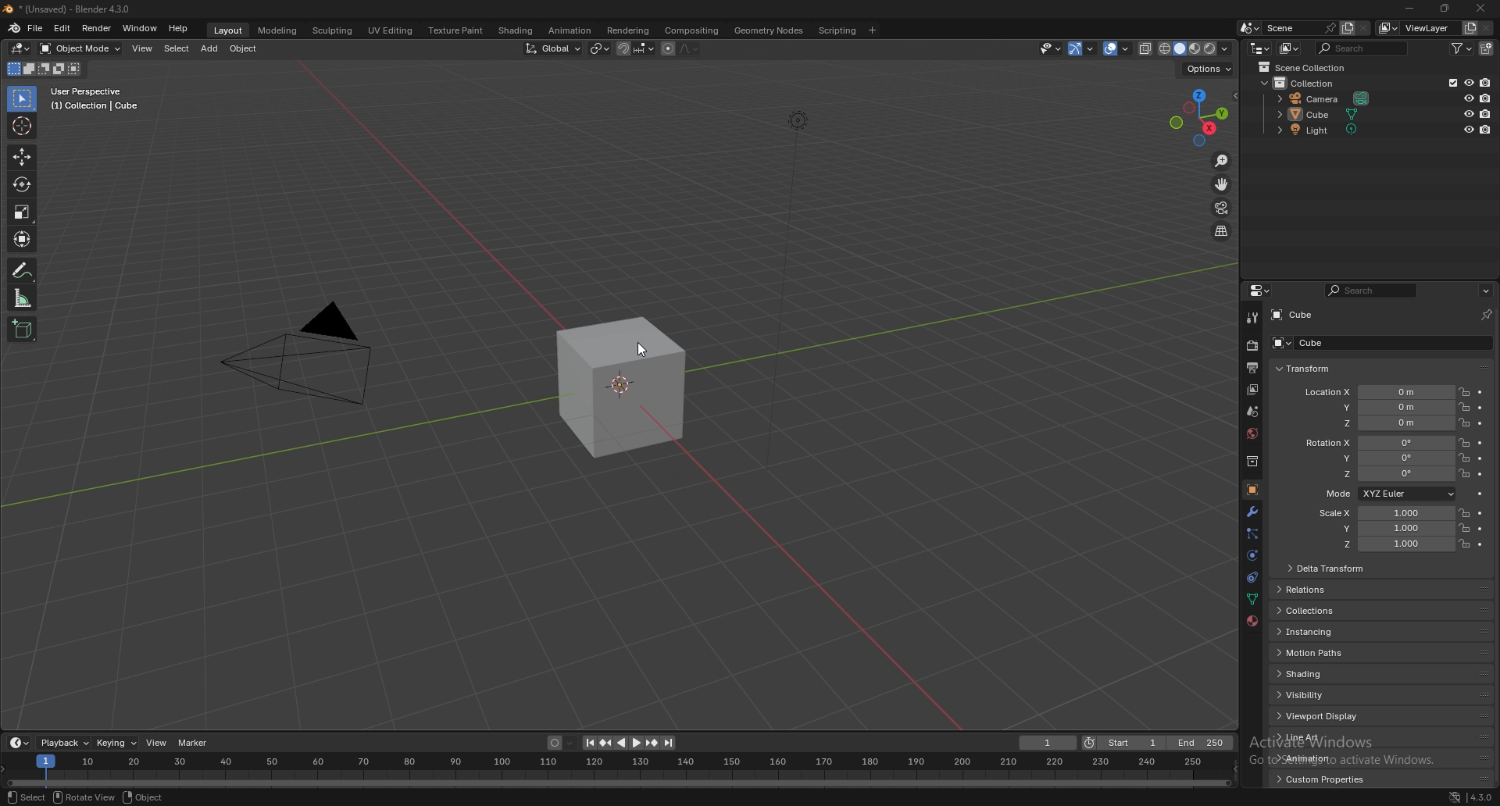 This screenshot has height=806, width=1500. Describe the element at coordinates (836, 31) in the screenshot. I see `scripting` at that location.